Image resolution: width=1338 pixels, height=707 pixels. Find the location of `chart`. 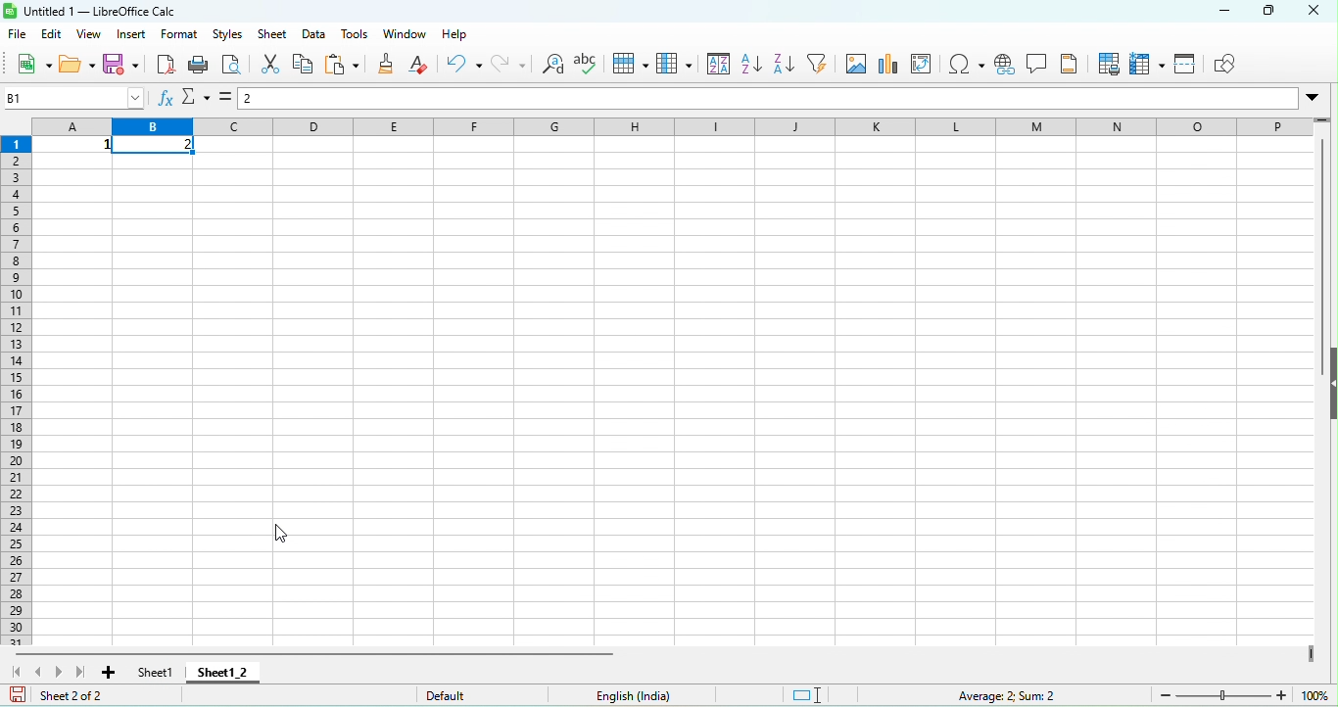

chart is located at coordinates (890, 67).